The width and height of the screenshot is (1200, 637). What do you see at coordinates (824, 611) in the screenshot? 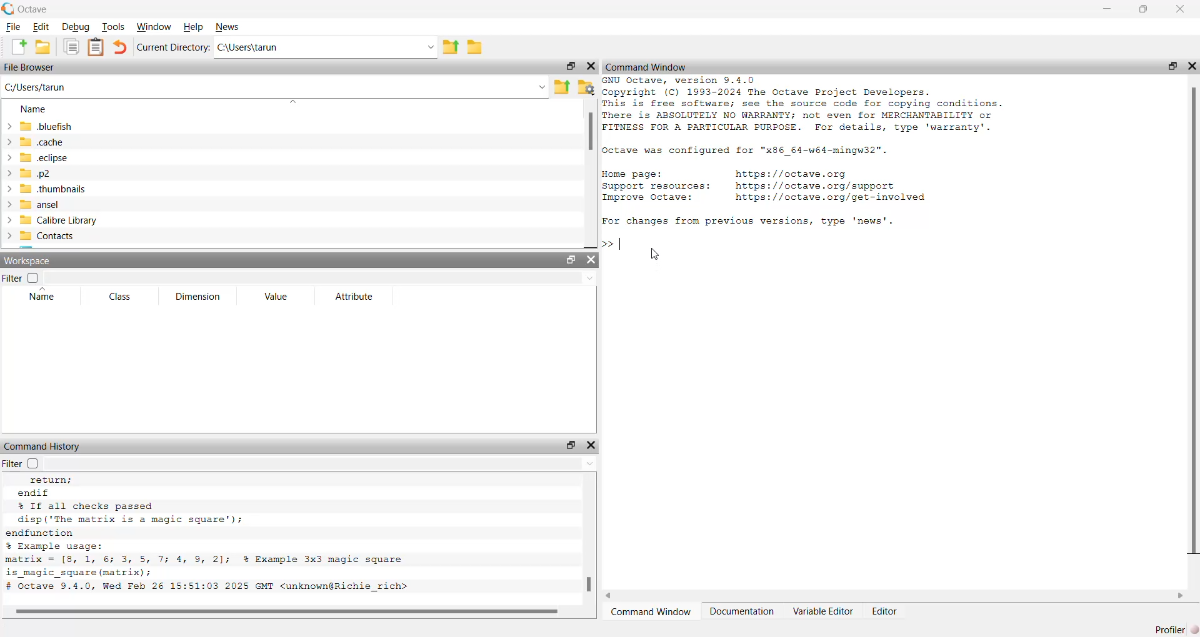
I see `Variable Editor` at bounding box center [824, 611].